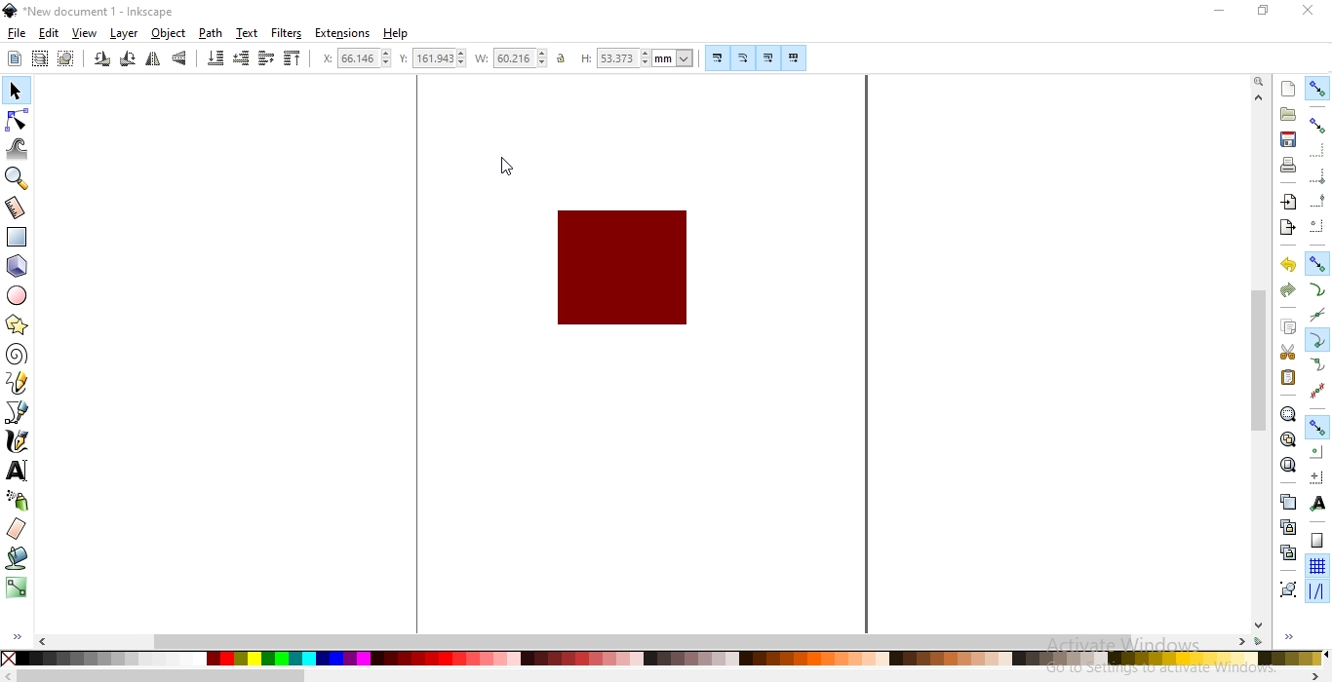 Image resolution: width=1332 pixels, height=682 pixels. Describe the element at coordinates (17, 501) in the screenshot. I see `spray objects by sculpting or painting` at that location.